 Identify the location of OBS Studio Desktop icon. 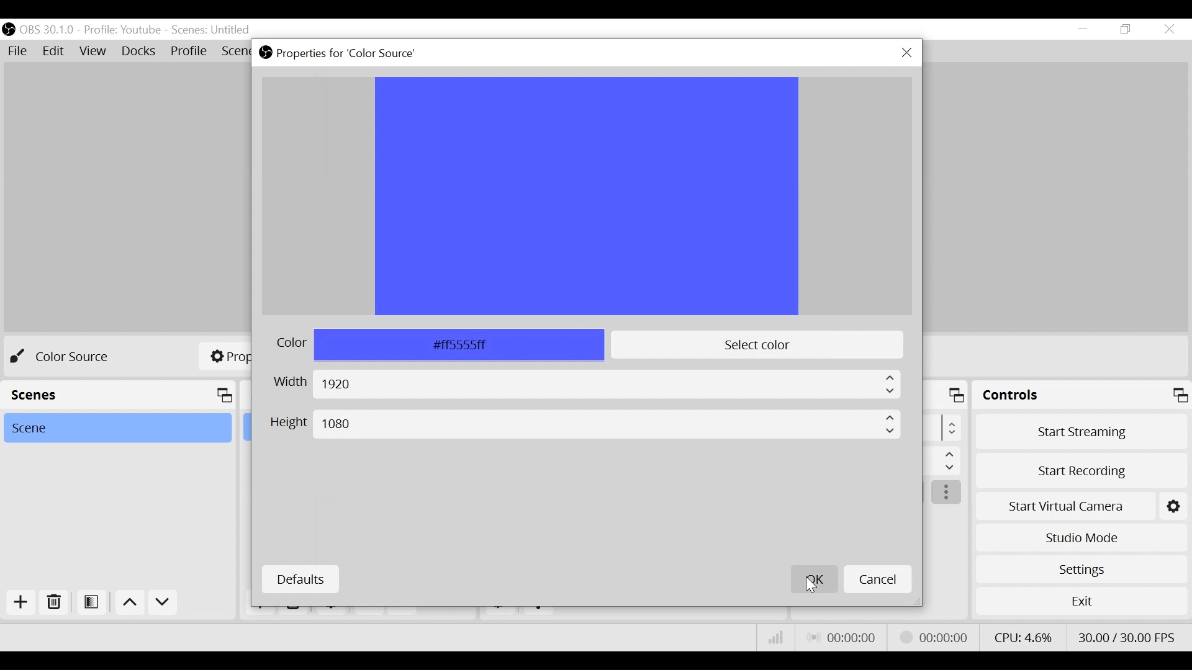
(266, 53).